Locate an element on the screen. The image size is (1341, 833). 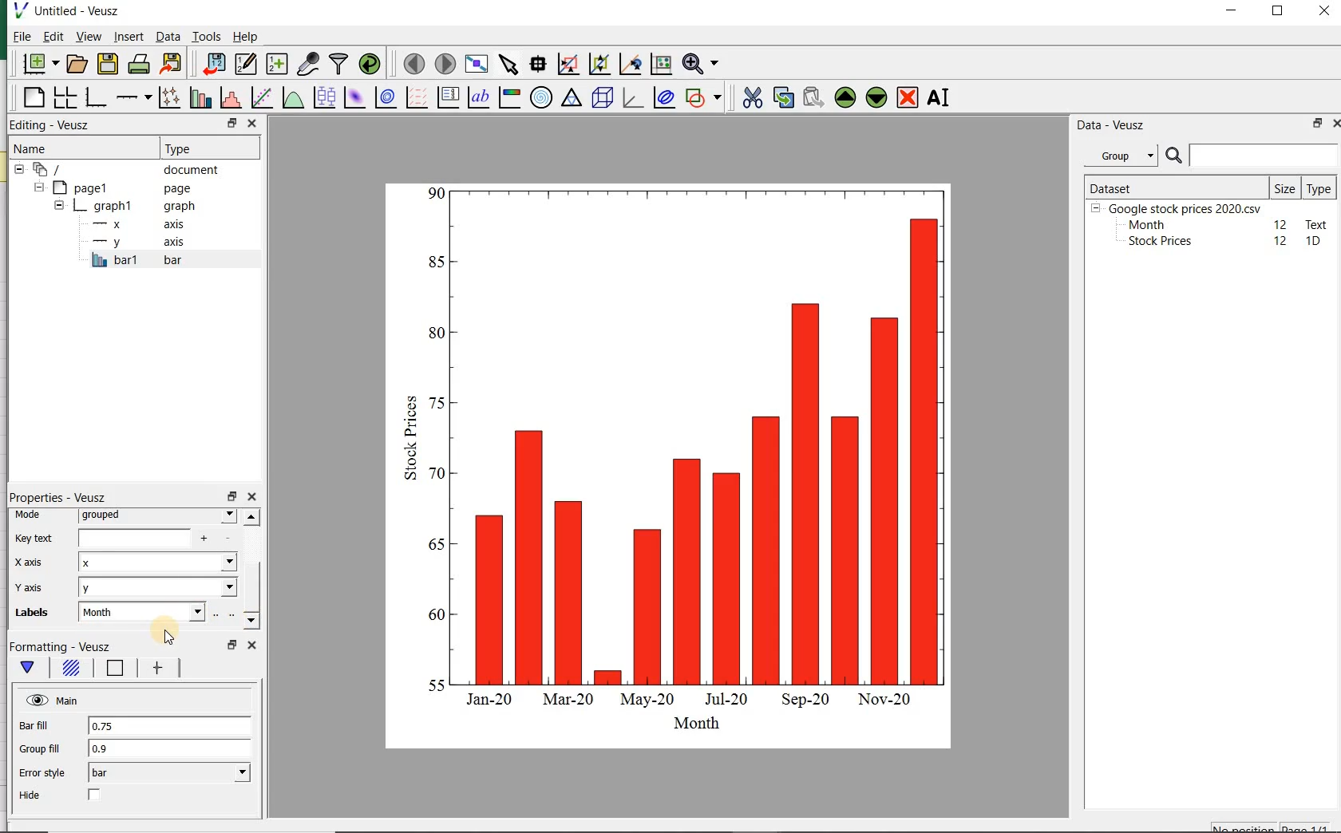
restore is located at coordinates (231, 497).